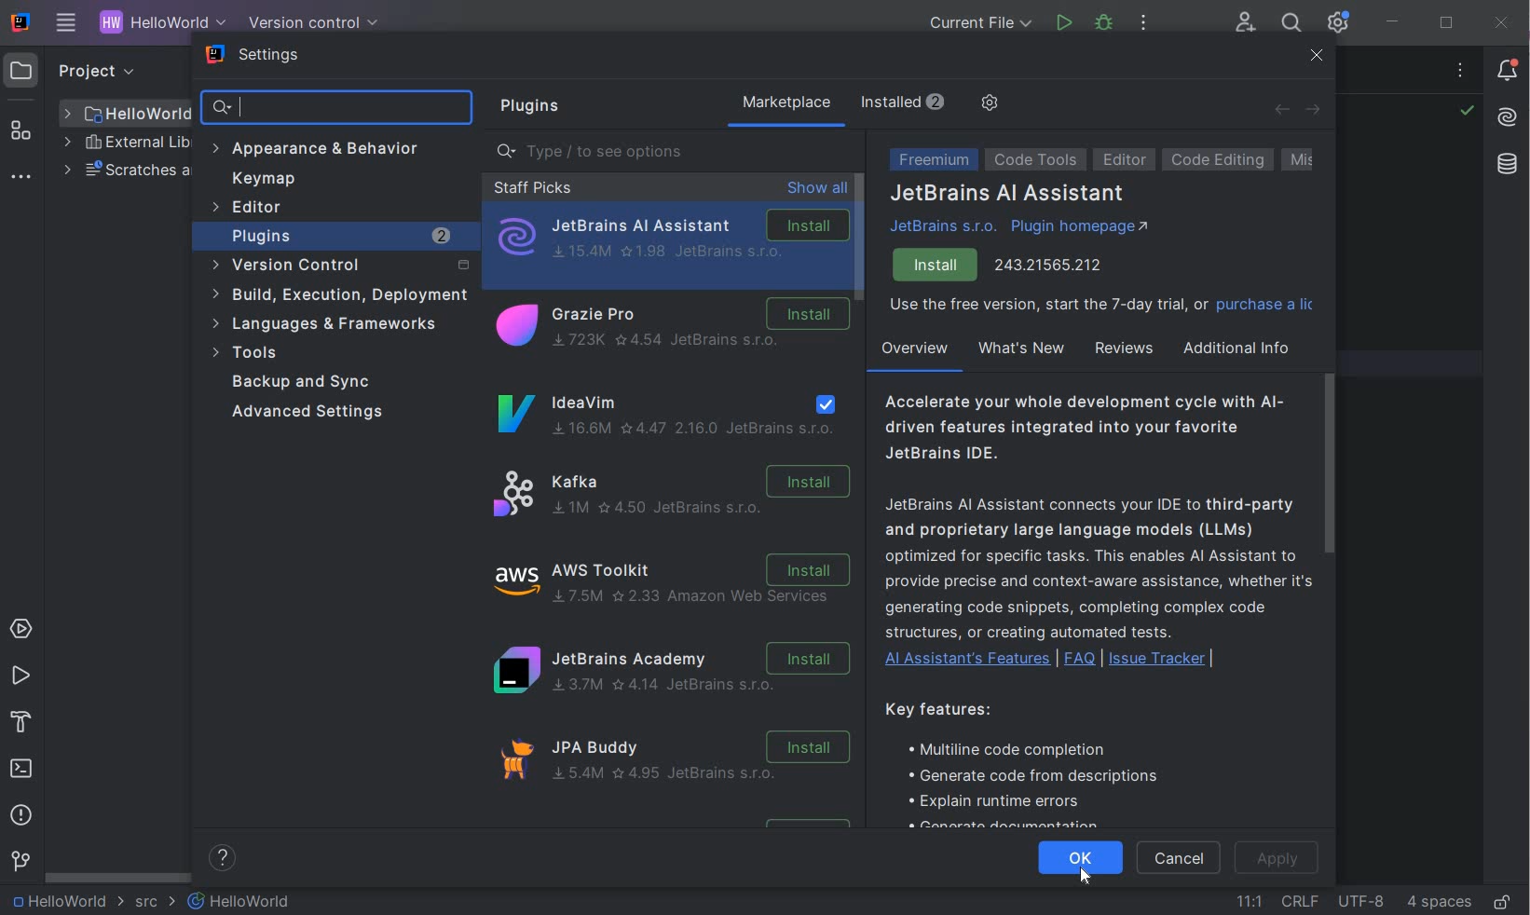 The height and width of the screenshot is (915, 1530). I want to click on TERMINAL, so click(22, 771).